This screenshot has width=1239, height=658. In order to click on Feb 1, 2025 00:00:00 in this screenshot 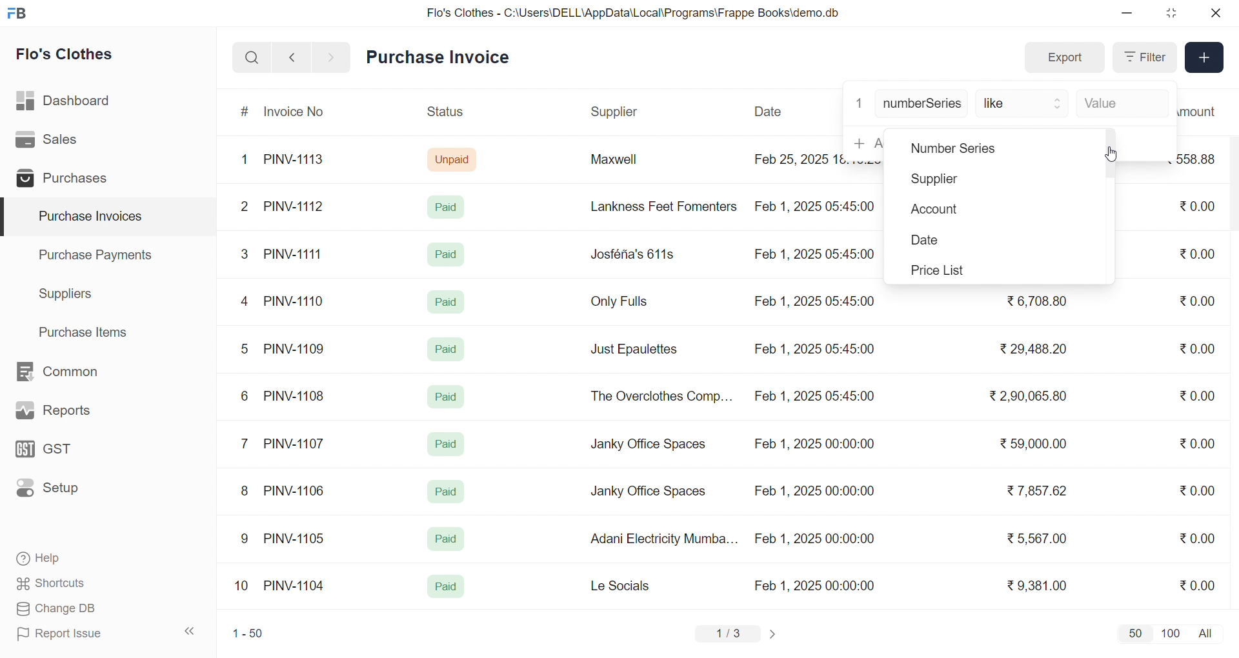, I will do `click(816, 585)`.